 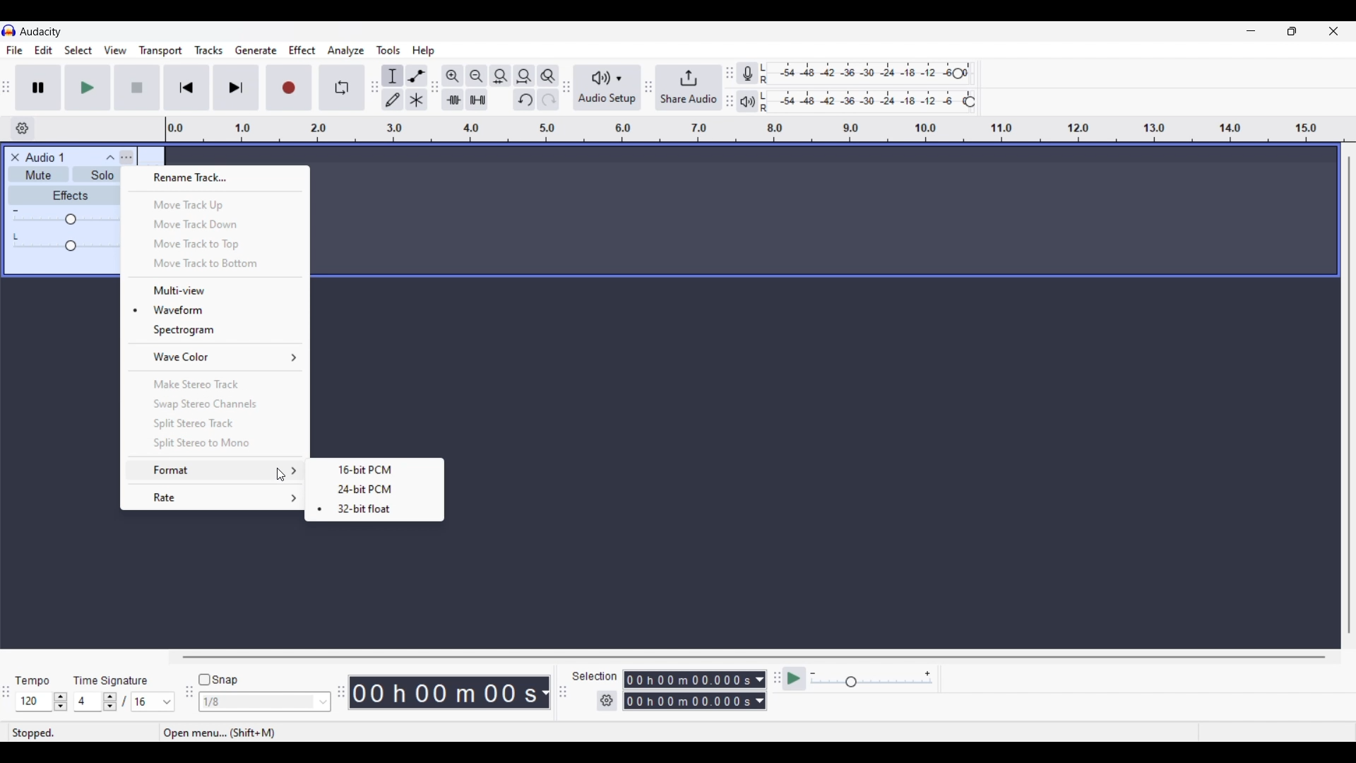 What do you see at coordinates (215, 178) in the screenshot?
I see `Rename track` at bounding box center [215, 178].